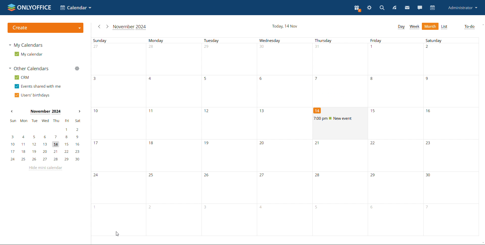 Image resolution: width=485 pixels, height=245 pixels. Describe the element at coordinates (285, 26) in the screenshot. I see `day and date` at that location.